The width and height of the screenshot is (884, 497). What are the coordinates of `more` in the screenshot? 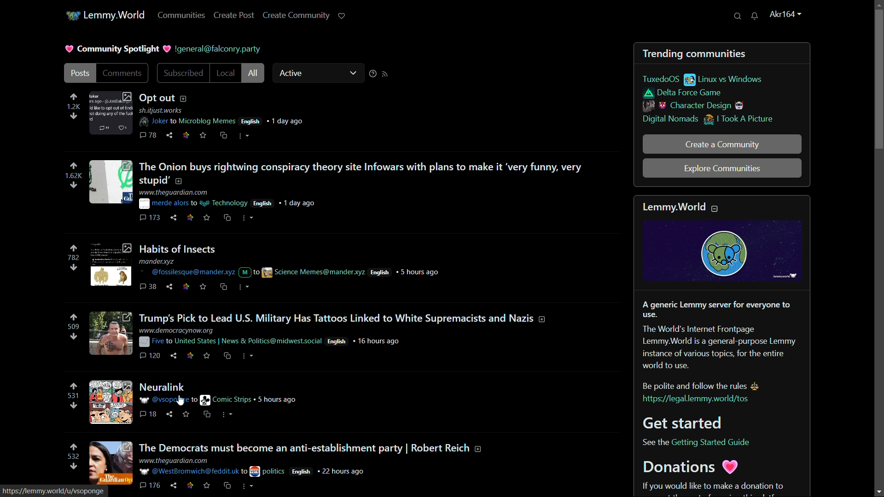 It's located at (249, 218).